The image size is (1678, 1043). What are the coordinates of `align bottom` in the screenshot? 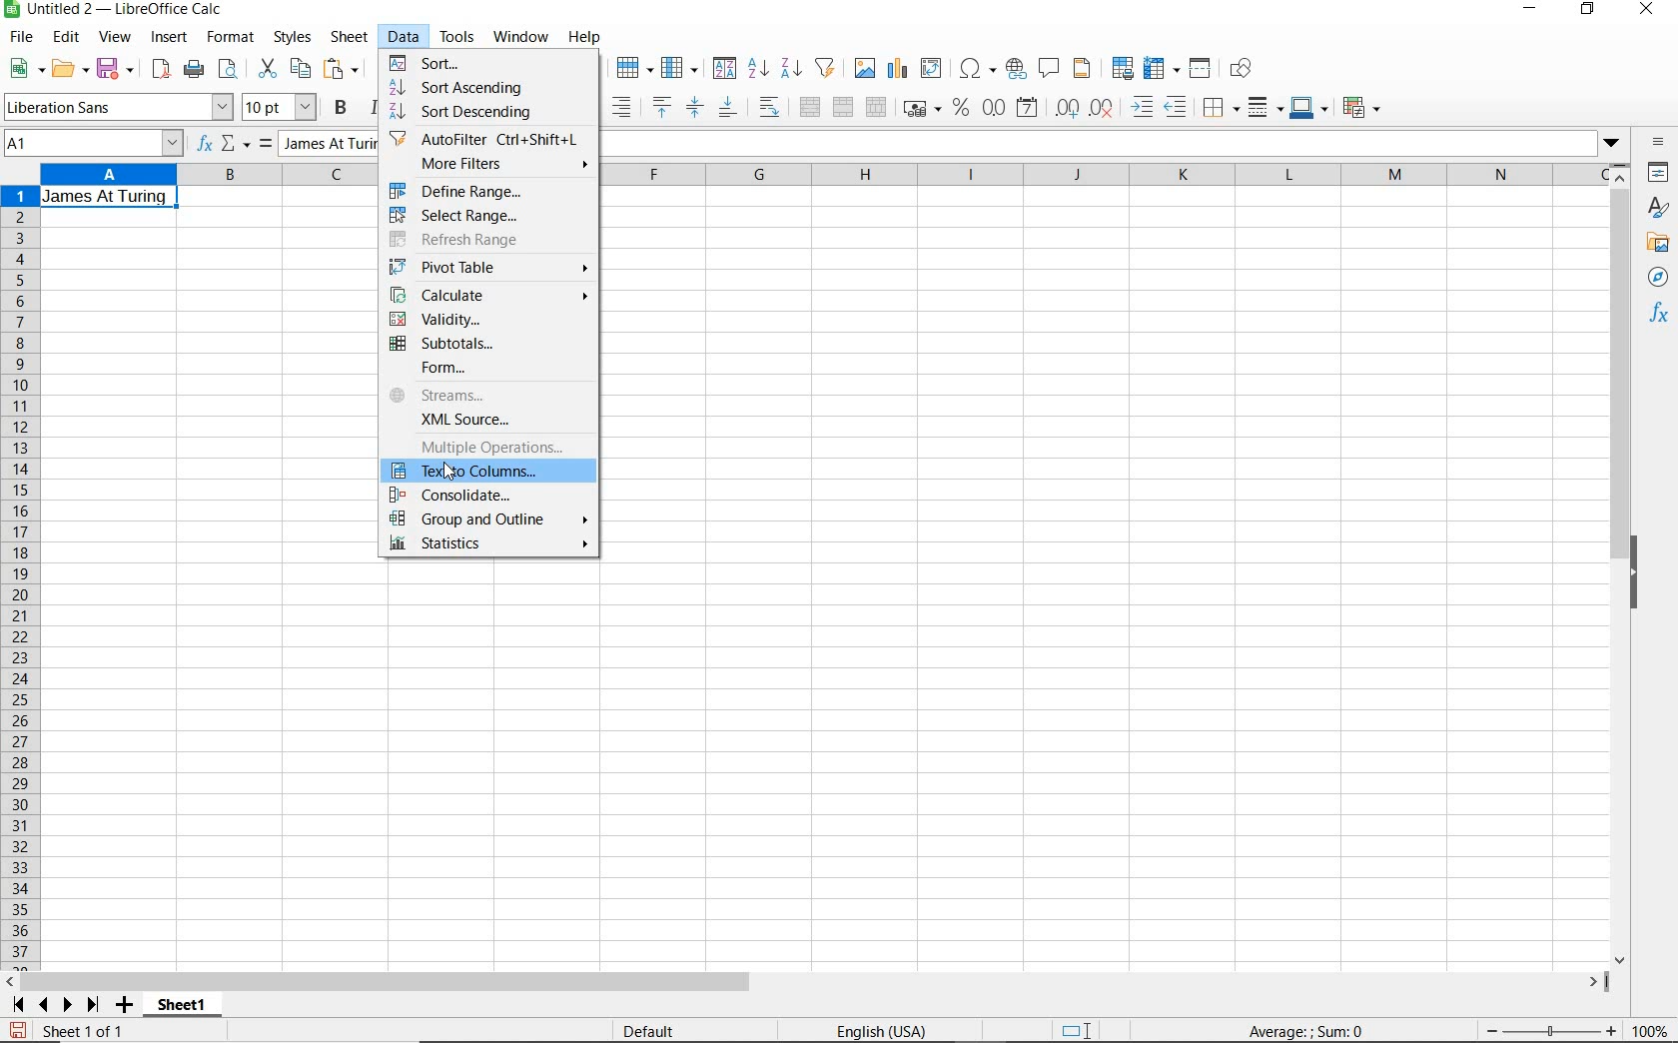 It's located at (727, 107).